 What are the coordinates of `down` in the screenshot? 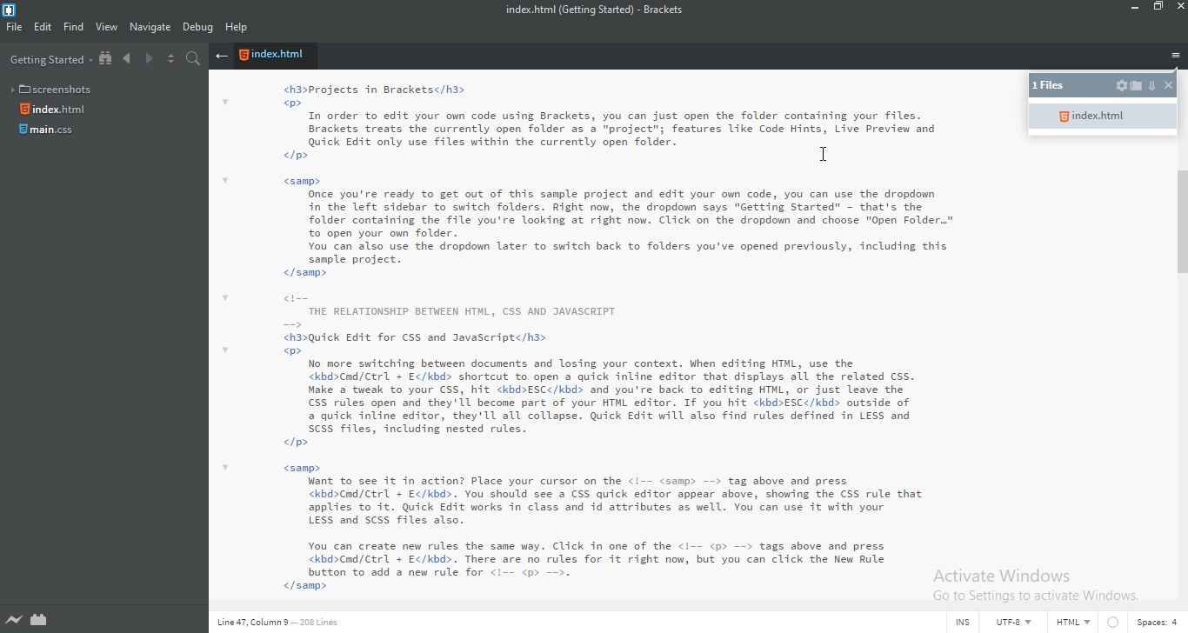 It's located at (1153, 83).